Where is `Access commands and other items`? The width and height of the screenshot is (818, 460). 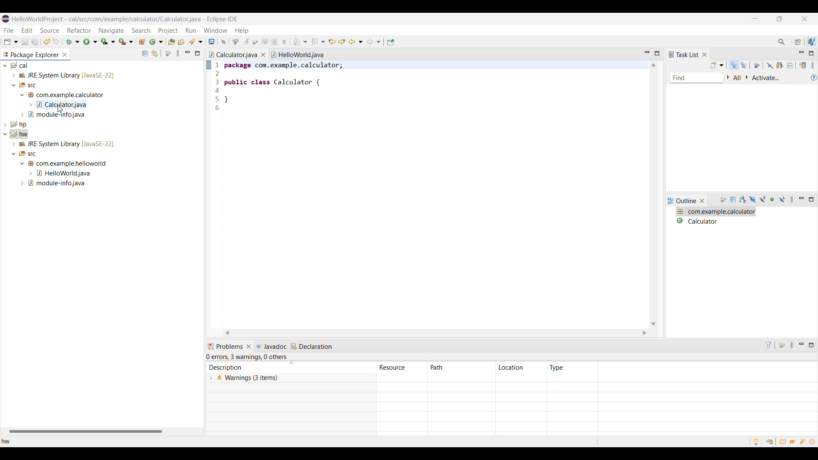
Access commands and other items is located at coordinates (781, 42).